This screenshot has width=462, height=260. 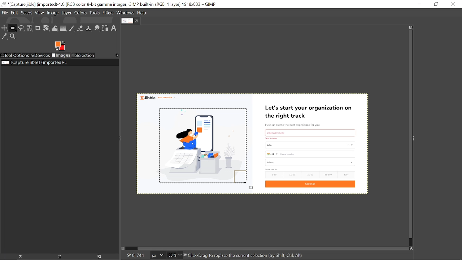 What do you see at coordinates (80, 29) in the screenshot?
I see `Eraser` at bounding box center [80, 29].